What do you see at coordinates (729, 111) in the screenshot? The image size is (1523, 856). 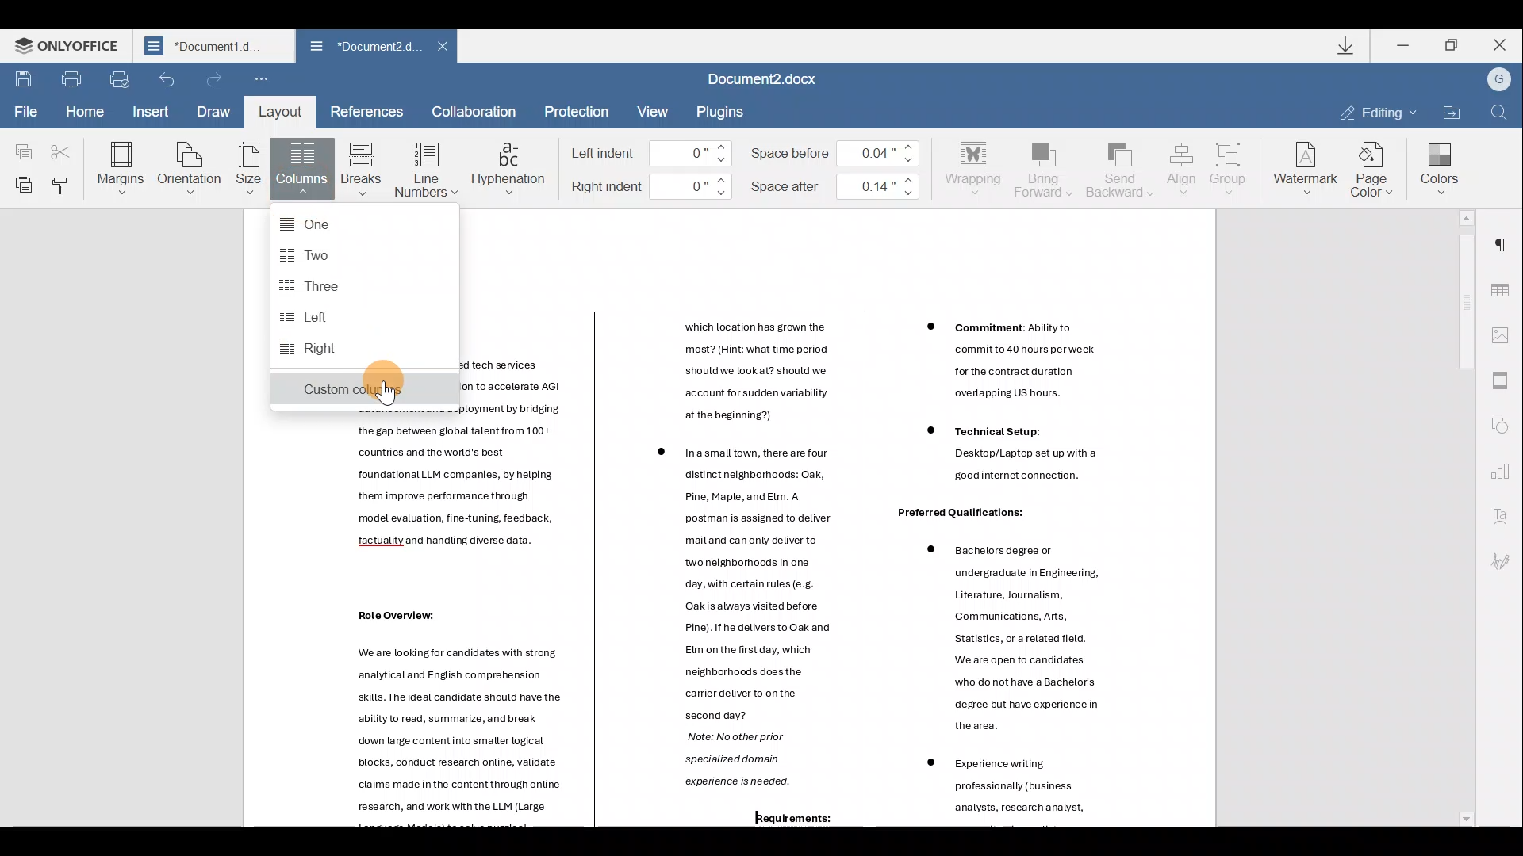 I see `Plugin` at bounding box center [729, 111].